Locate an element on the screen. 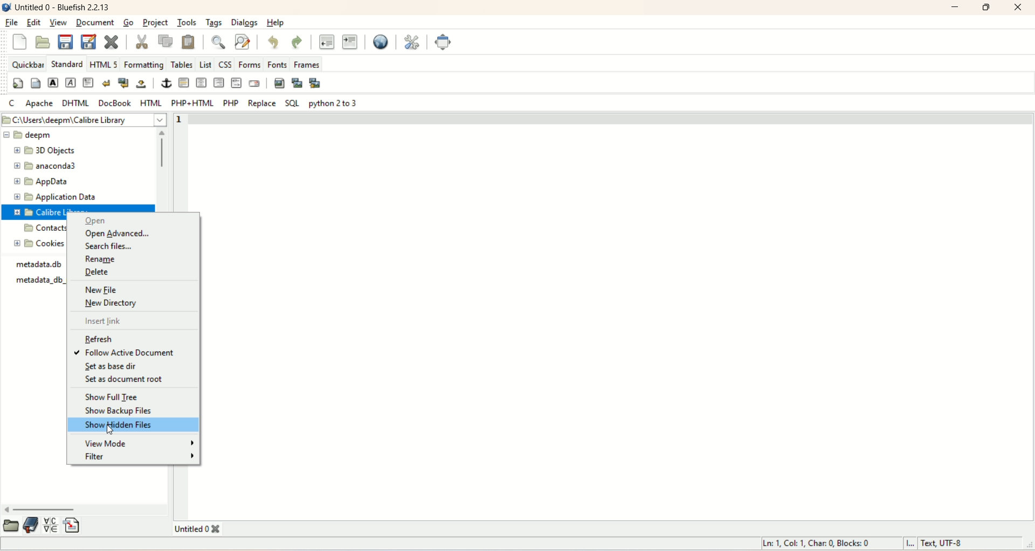 This screenshot has width=1035, height=551. HTML 5 is located at coordinates (104, 64).